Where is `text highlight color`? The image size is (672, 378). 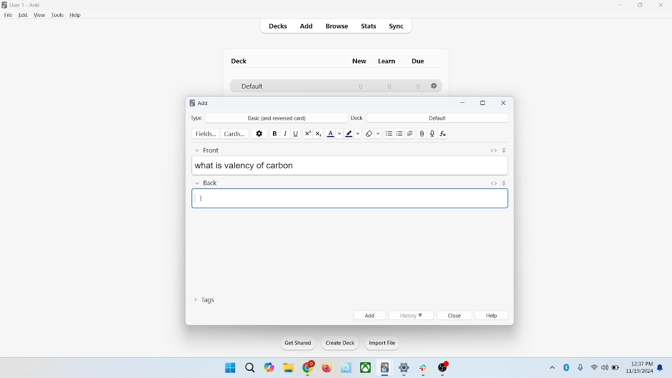 text highlight color is located at coordinates (355, 133).